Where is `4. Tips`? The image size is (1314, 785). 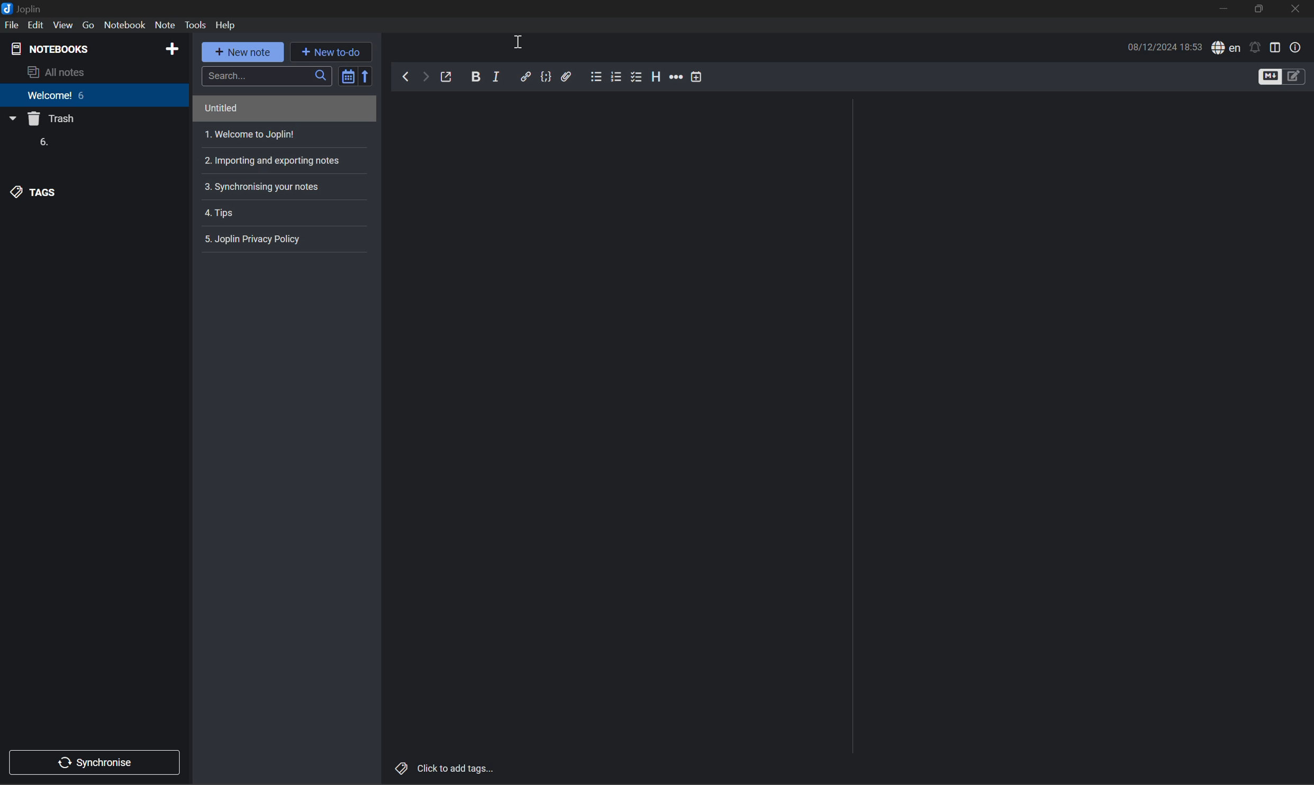 4. Tips is located at coordinates (223, 214).